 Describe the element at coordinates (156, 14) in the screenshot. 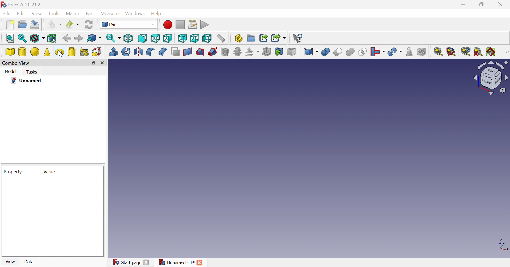

I see `Help` at that location.